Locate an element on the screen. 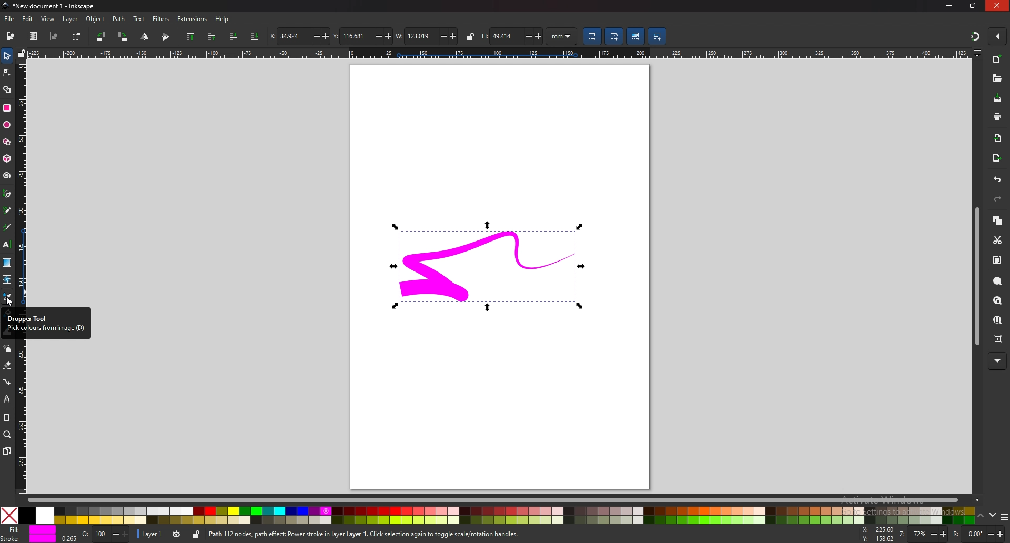  layer is located at coordinates (70, 19).